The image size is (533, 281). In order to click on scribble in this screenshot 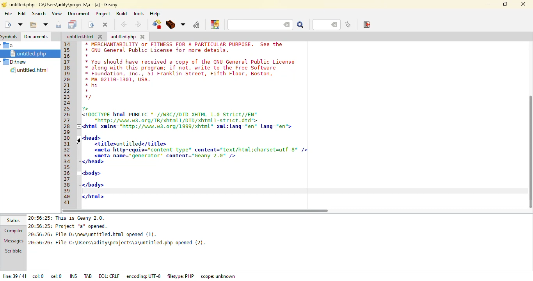, I will do `click(13, 251)`.